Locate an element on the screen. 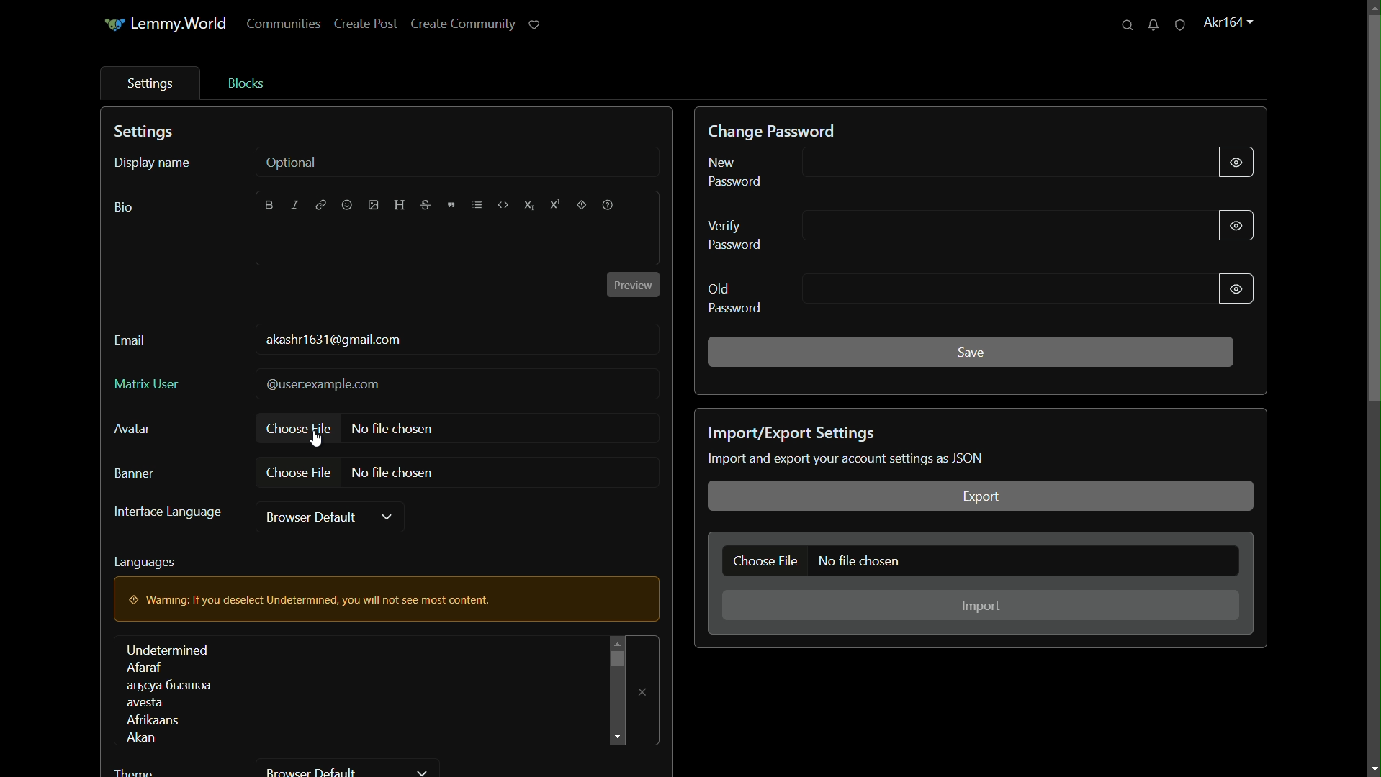 This screenshot has width=1381, height=777. server name is located at coordinates (181, 22).